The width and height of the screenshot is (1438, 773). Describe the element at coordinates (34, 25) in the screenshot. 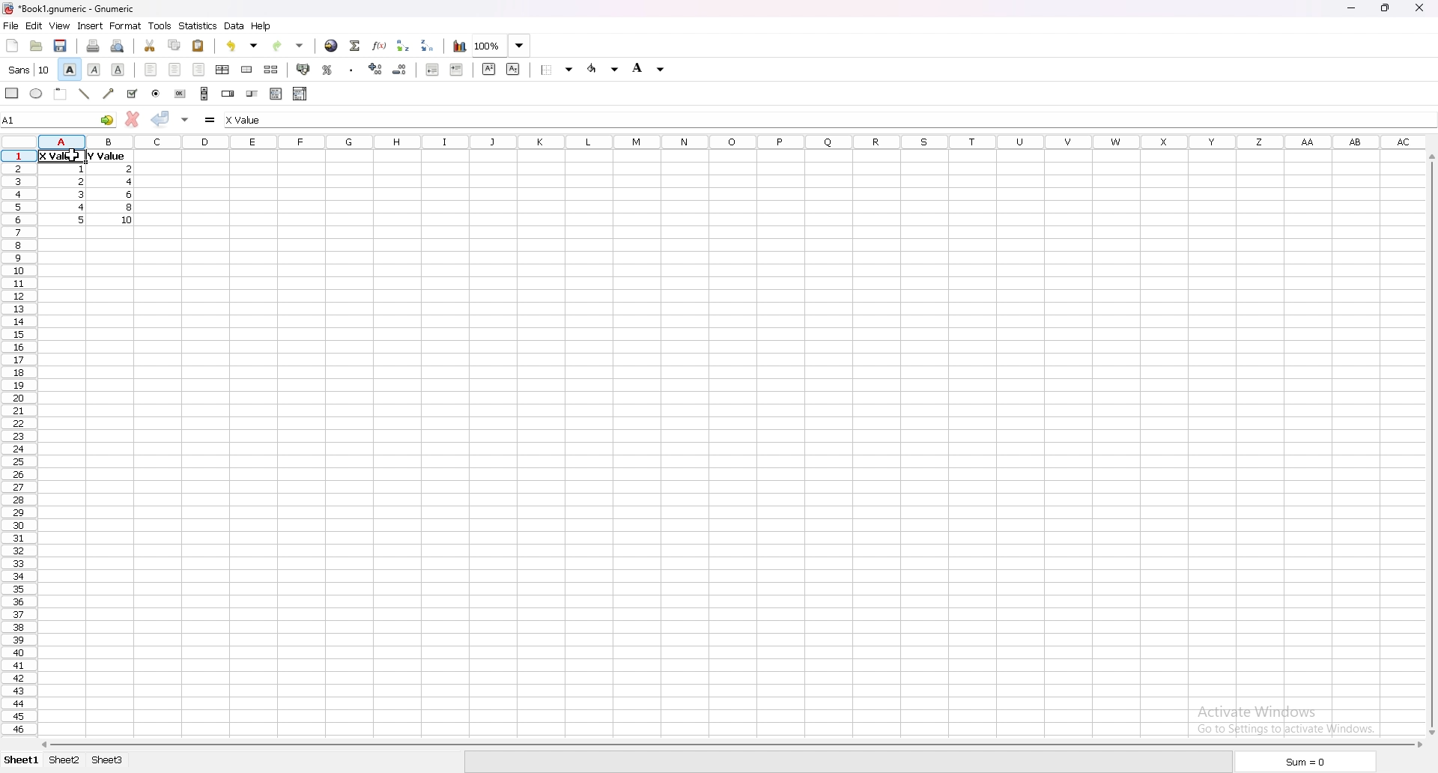

I see `edit` at that location.